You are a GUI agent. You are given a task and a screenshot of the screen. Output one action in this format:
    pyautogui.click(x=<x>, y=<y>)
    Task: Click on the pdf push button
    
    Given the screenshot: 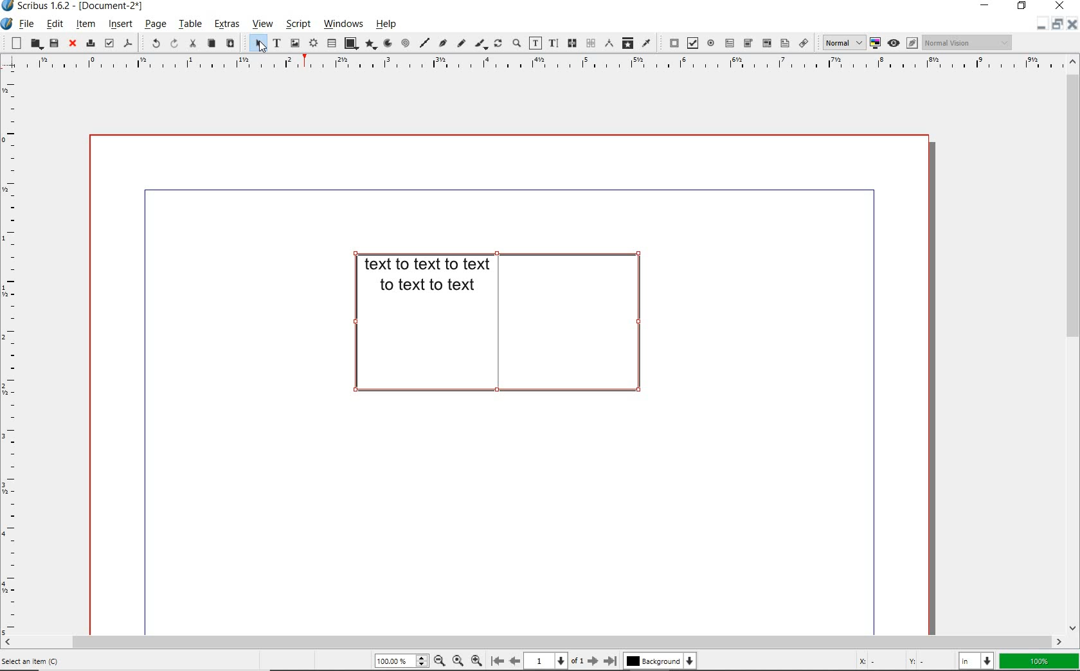 What is the action you would take?
    pyautogui.click(x=670, y=42)
    